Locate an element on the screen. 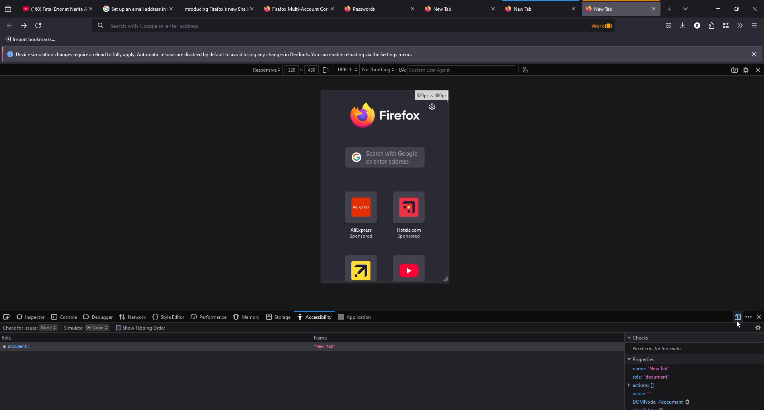 The image size is (764, 410). accessibility is located at coordinates (314, 318).